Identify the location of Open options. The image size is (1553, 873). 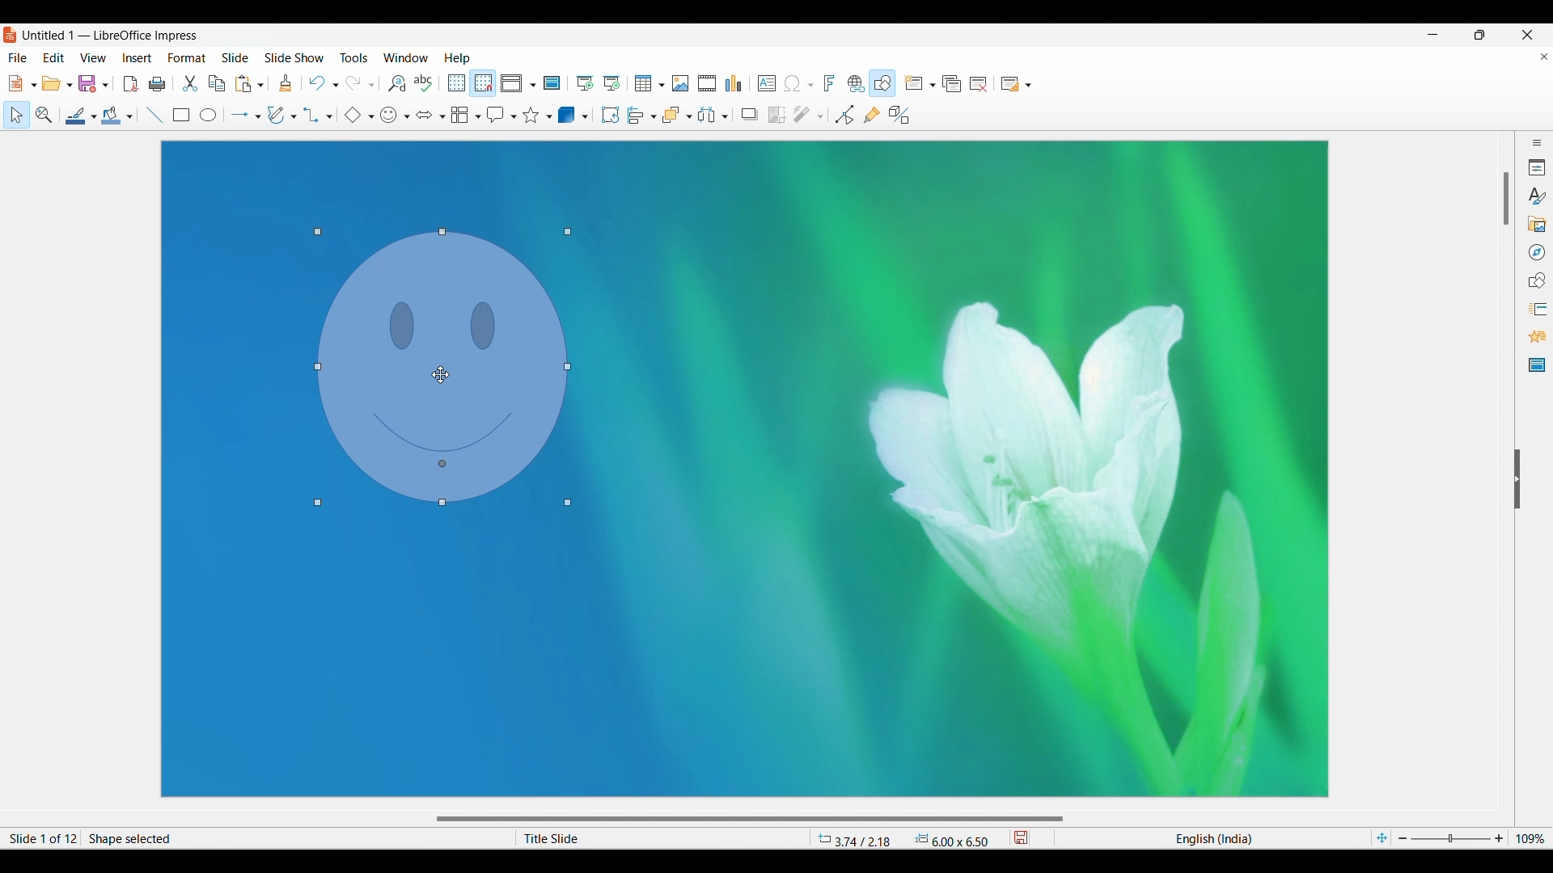
(70, 85).